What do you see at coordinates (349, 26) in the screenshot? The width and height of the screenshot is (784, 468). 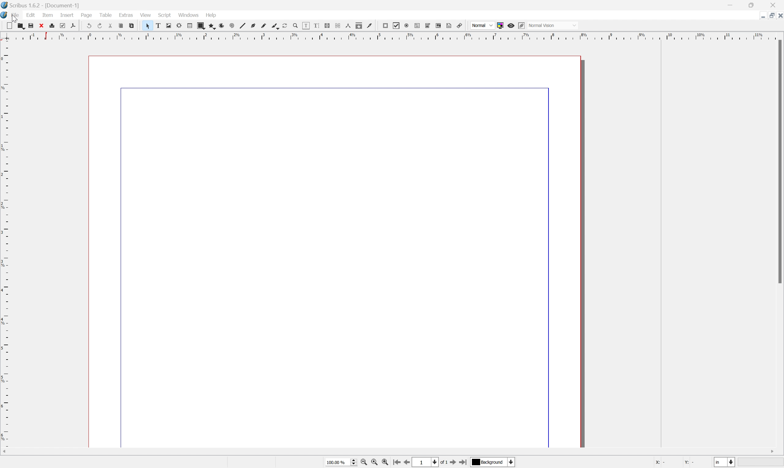 I see `Measurements` at bounding box center [349, 26].